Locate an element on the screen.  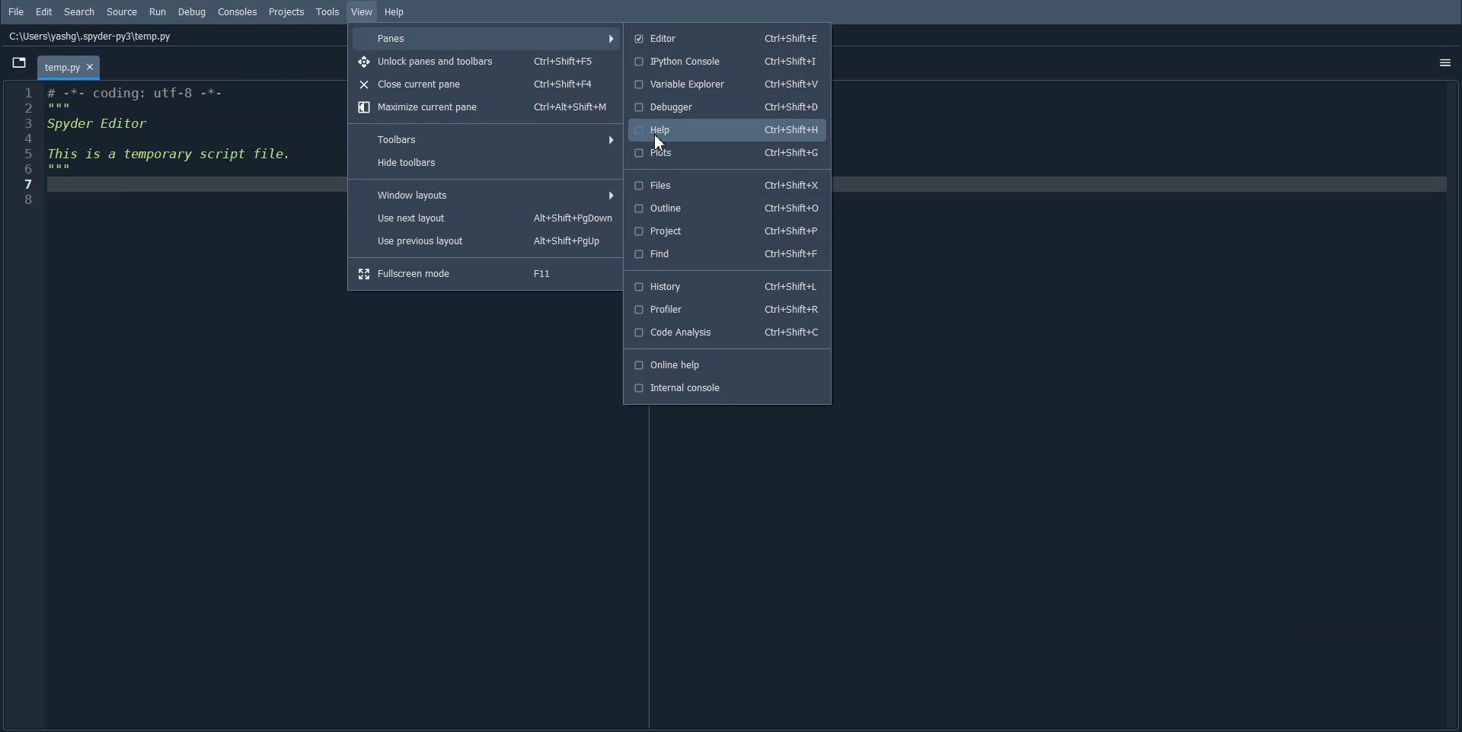
Online help is located at coordinates (727, 364).